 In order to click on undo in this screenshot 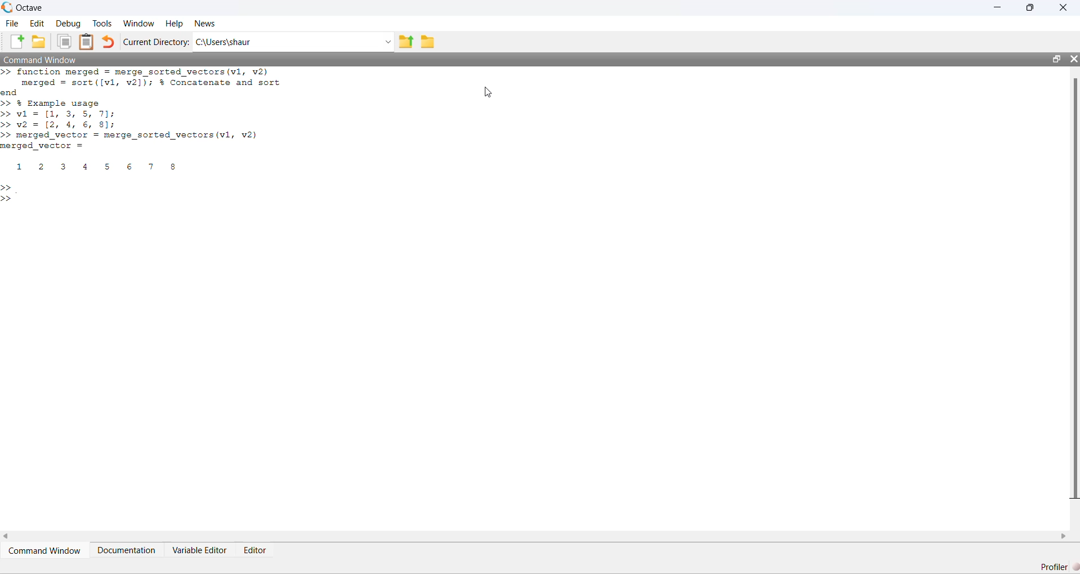, I will do `click(108, 41)`.